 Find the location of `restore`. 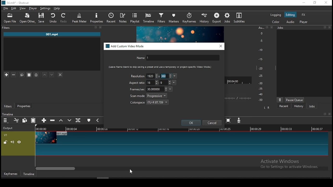

restore is located at coordinates (267, 28).